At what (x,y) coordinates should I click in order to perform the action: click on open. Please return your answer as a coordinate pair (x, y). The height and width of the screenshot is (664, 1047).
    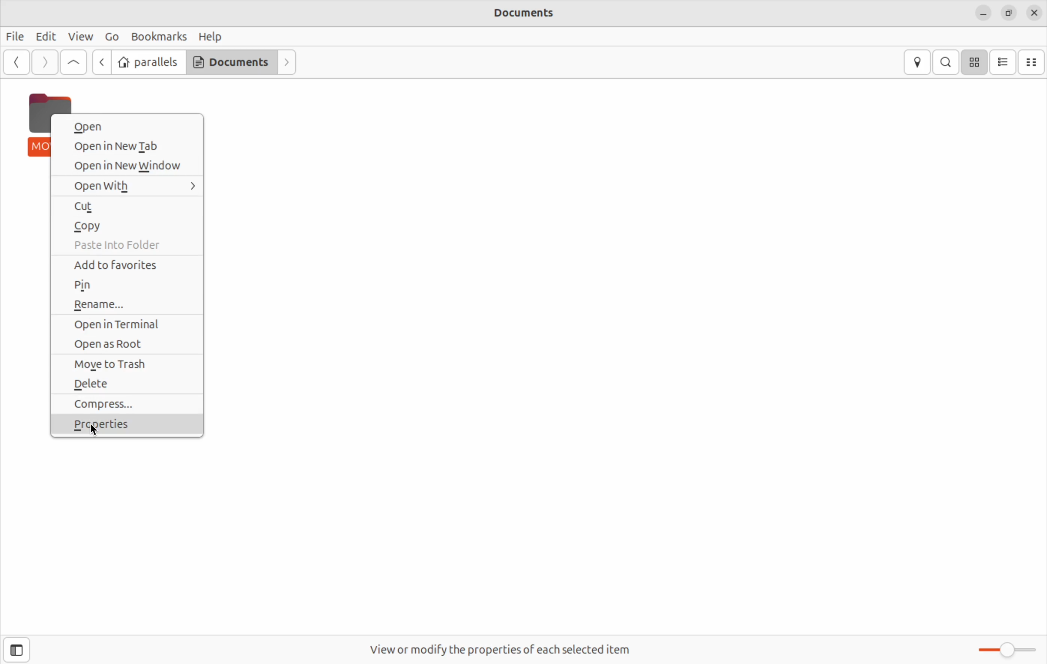
    Looking at the image, I should click on (129, 127).